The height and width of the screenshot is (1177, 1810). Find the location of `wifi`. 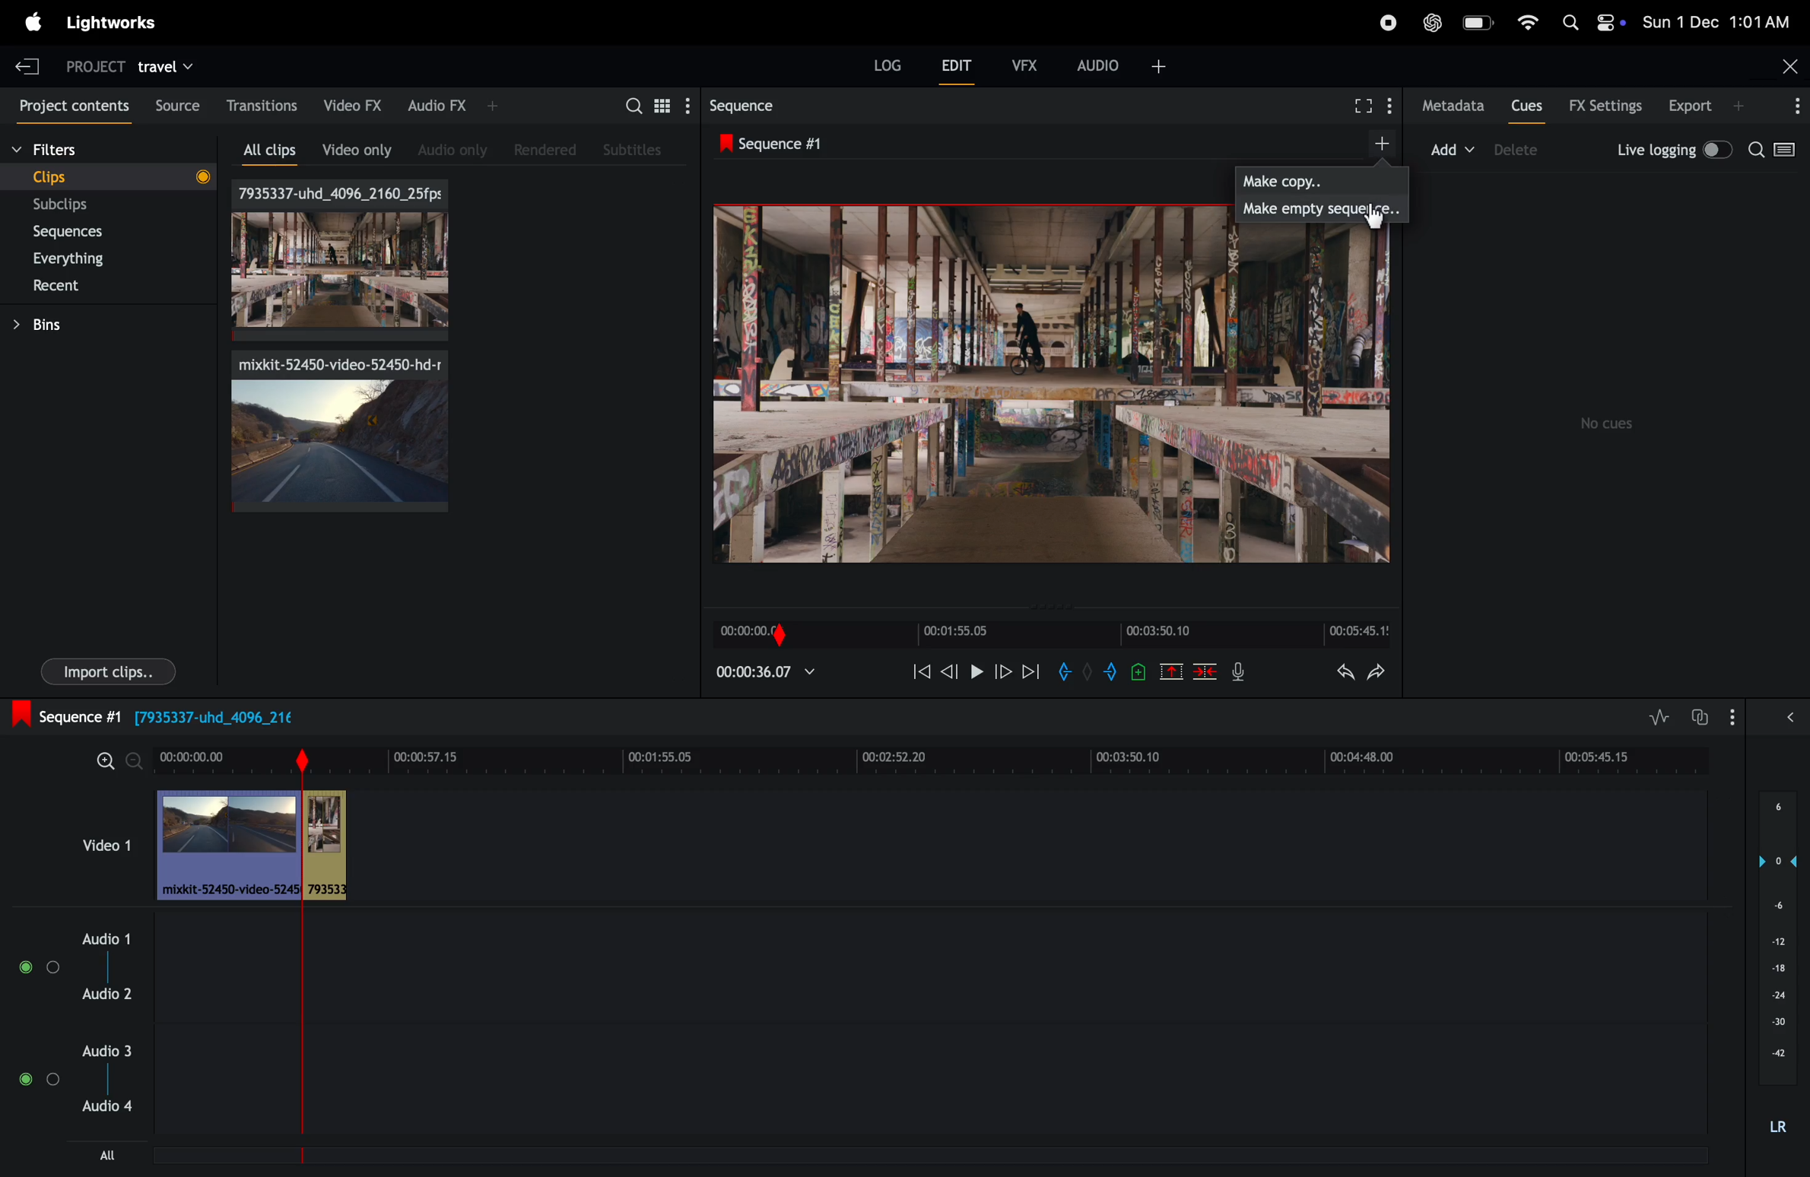

wifi is located at coordinates (1524, 21).